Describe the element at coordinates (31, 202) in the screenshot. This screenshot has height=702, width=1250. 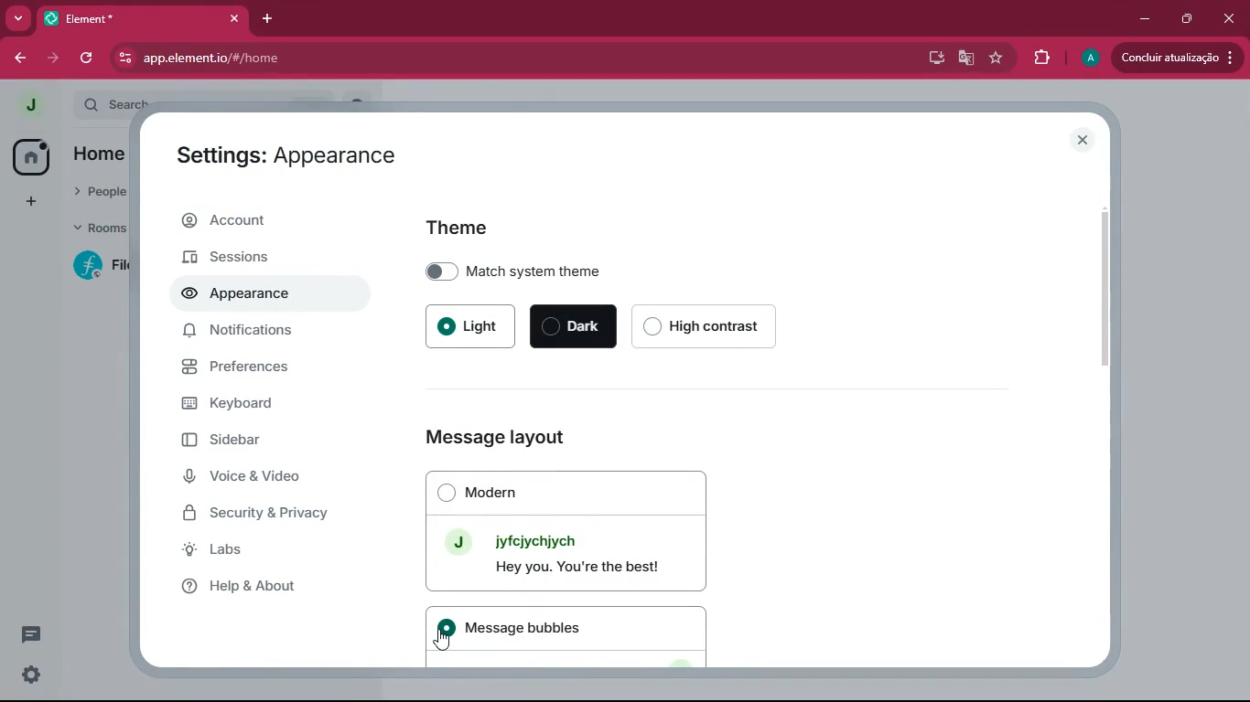
I see `add` at that location.